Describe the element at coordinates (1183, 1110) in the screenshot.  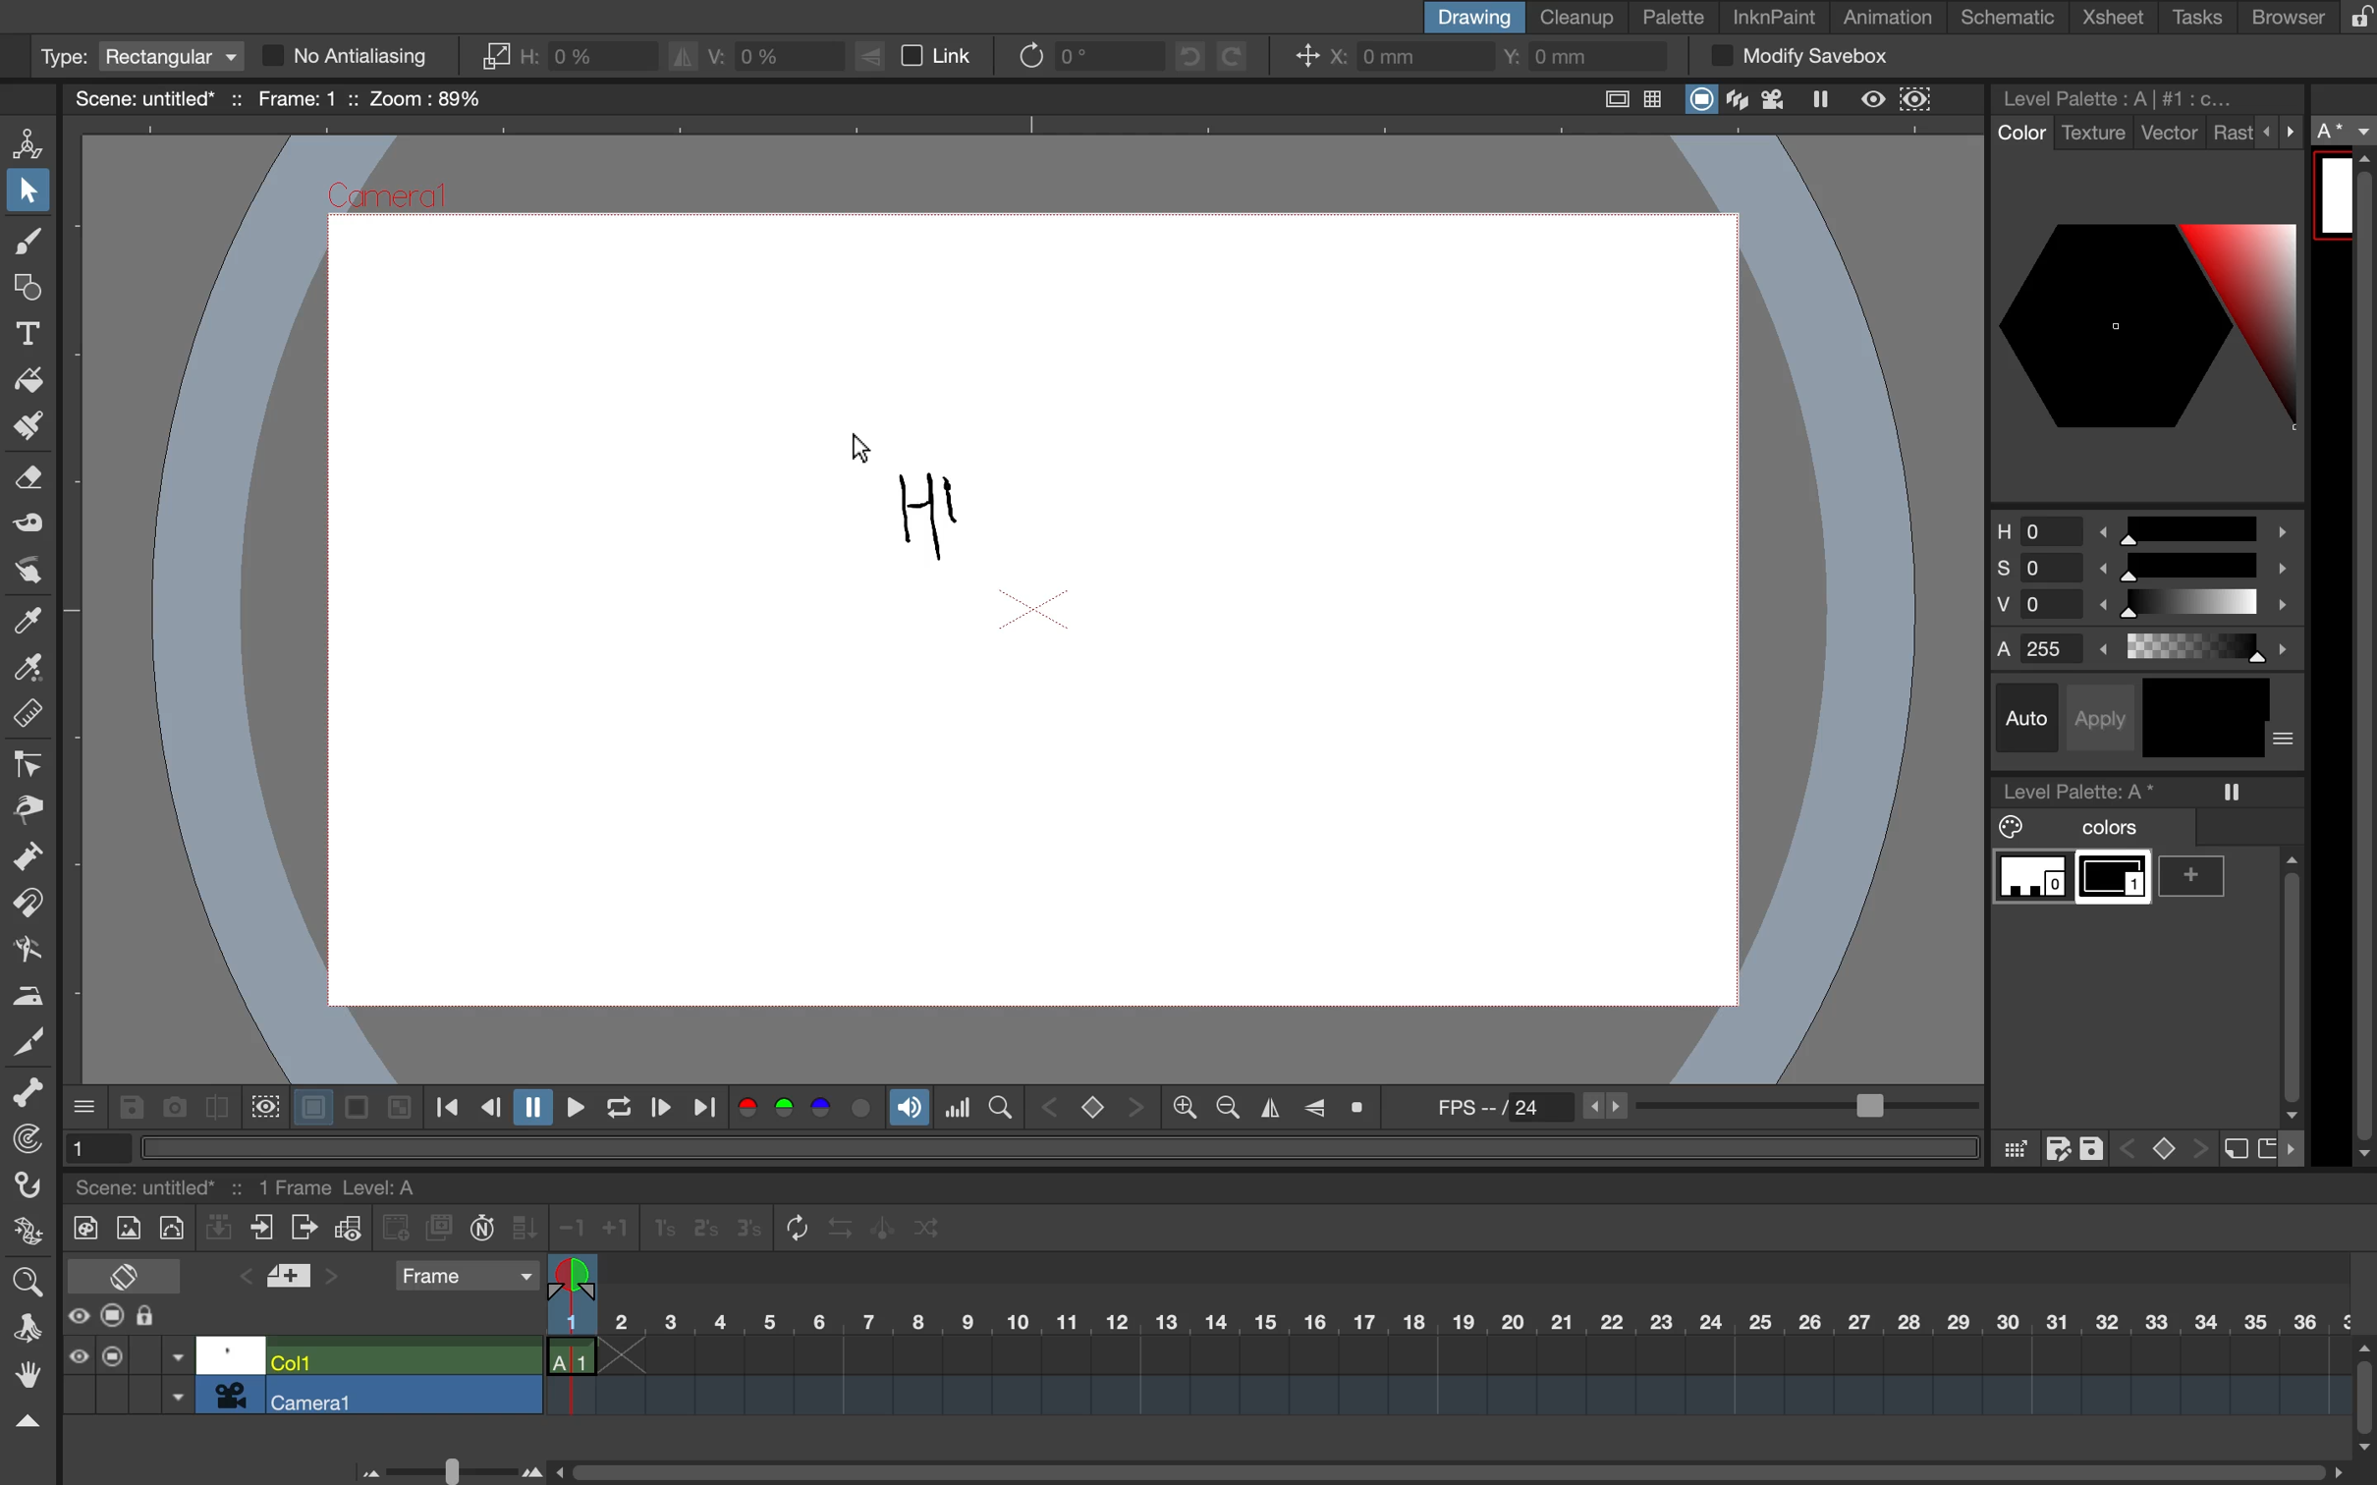
I see `zoom out` at that location.